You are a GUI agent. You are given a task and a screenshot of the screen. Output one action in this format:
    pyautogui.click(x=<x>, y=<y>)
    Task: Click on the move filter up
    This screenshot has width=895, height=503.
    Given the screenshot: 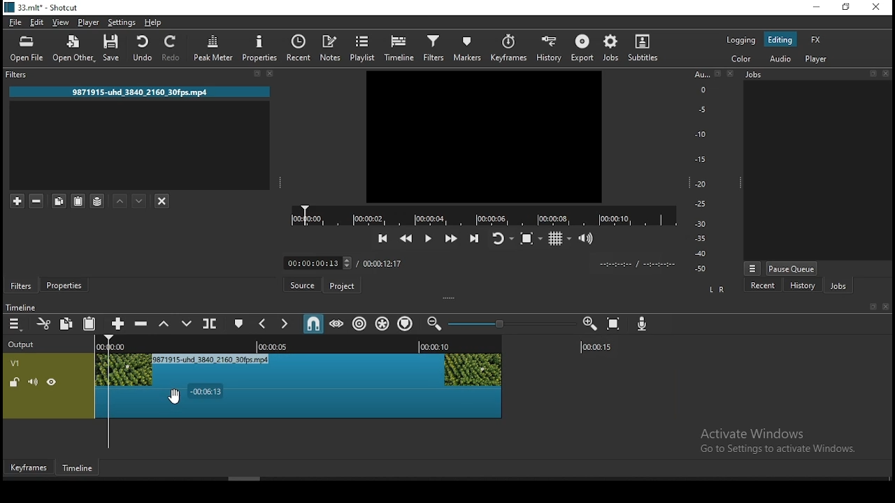 What is the action you would take?
    pyautogui.click(x=119, y=201)
    